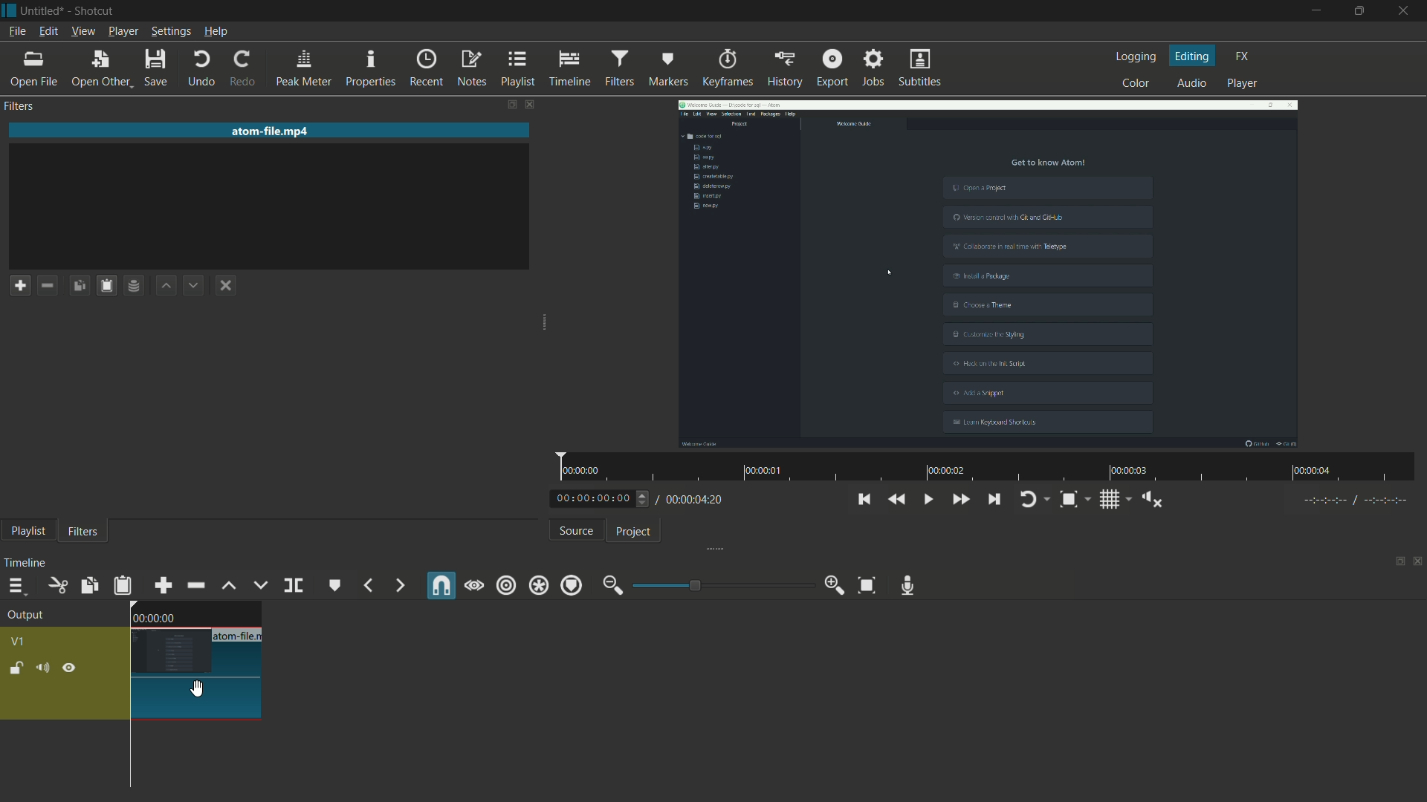 This screenshot has height=802, width=1427. I want to click on close filter pane, so click(532, 103).